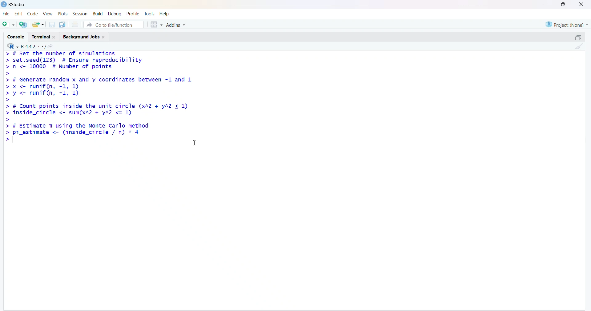 The image size is (591, 311). I want to click on Code, so click(32, 14).